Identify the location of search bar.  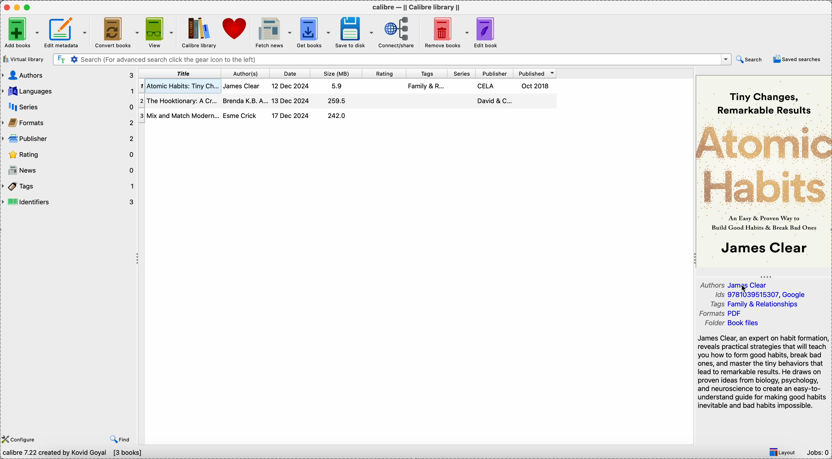
(391, 59).